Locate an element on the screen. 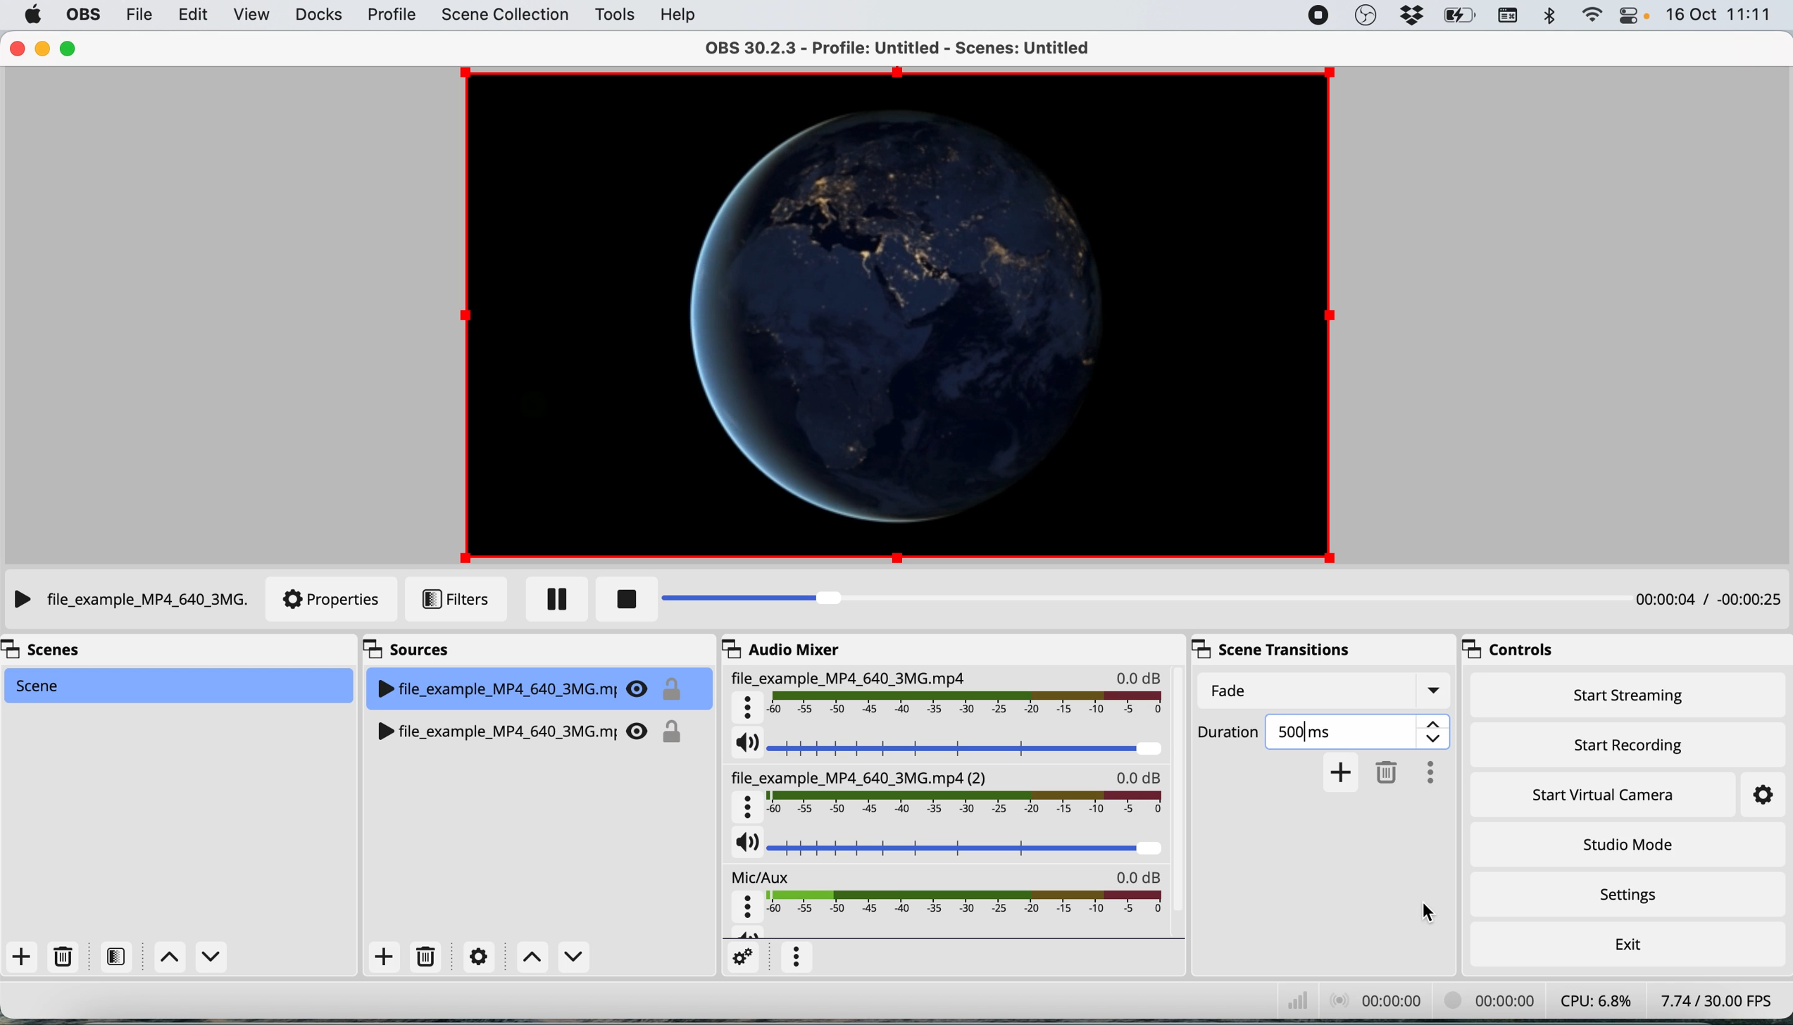 Image resolution: width=1793 pixels, height=1025 pixels. file is located at coordinates (137, 16).